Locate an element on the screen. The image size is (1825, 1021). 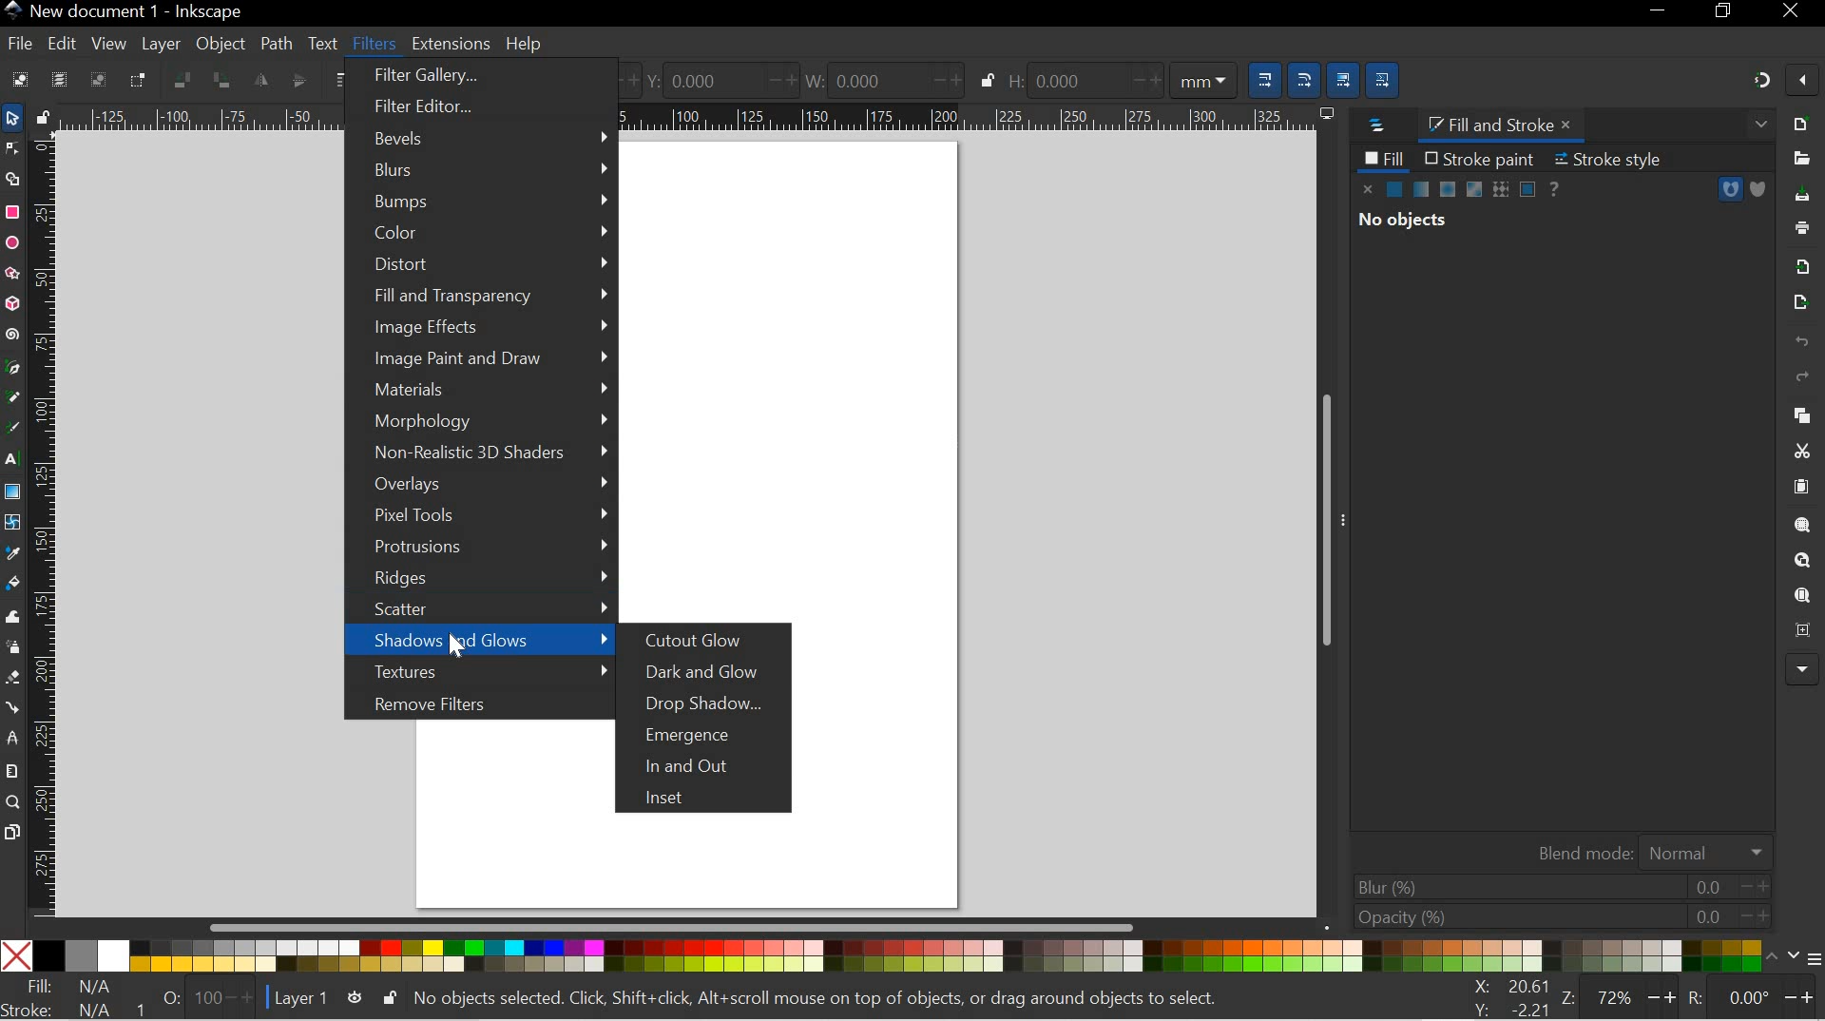
LOCK OR UNLOCK is located at coordinates (388, 998).